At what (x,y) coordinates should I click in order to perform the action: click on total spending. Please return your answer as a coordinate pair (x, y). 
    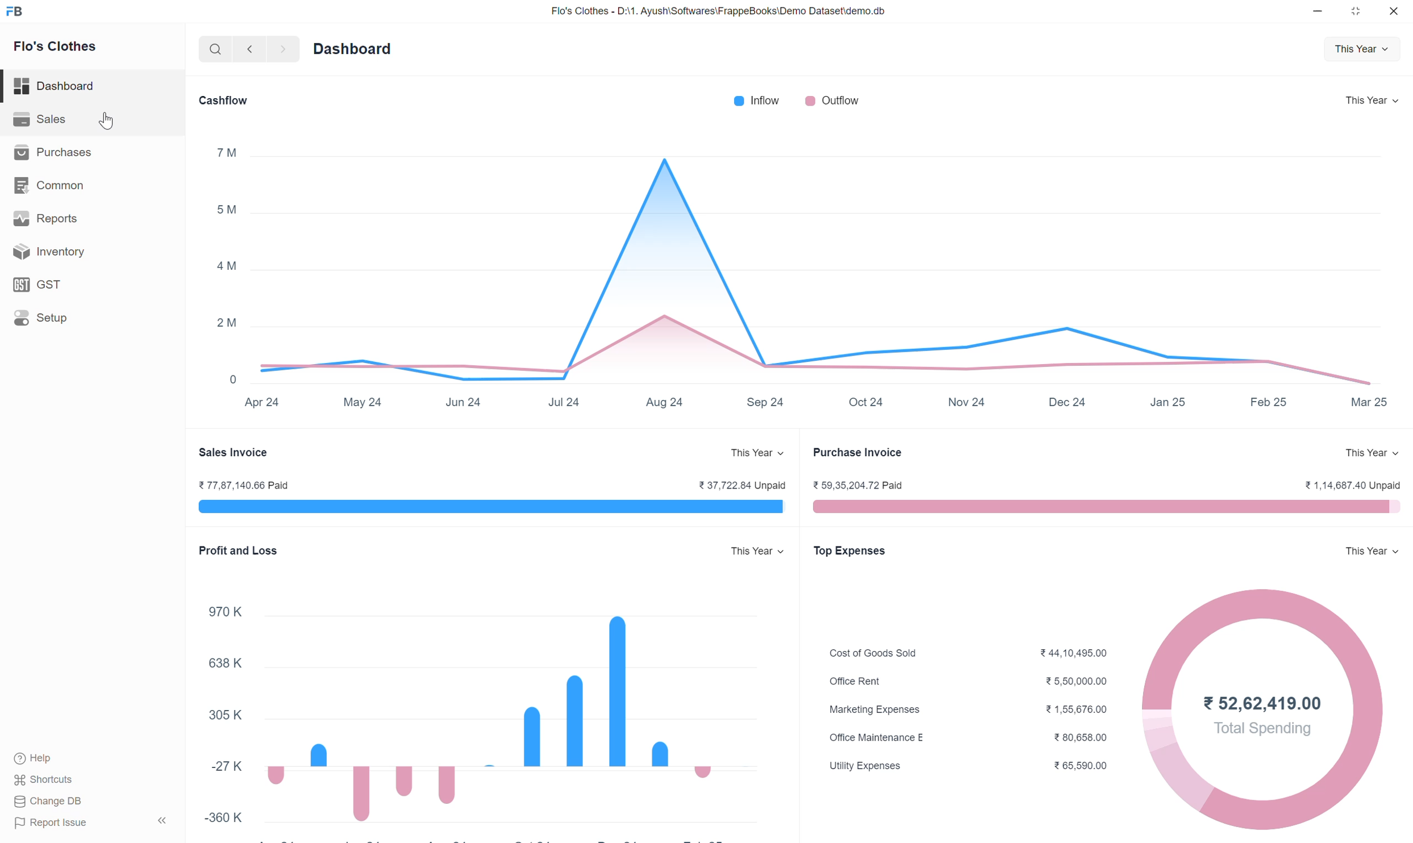
    Looking at the image, I should click on (1258, 731).